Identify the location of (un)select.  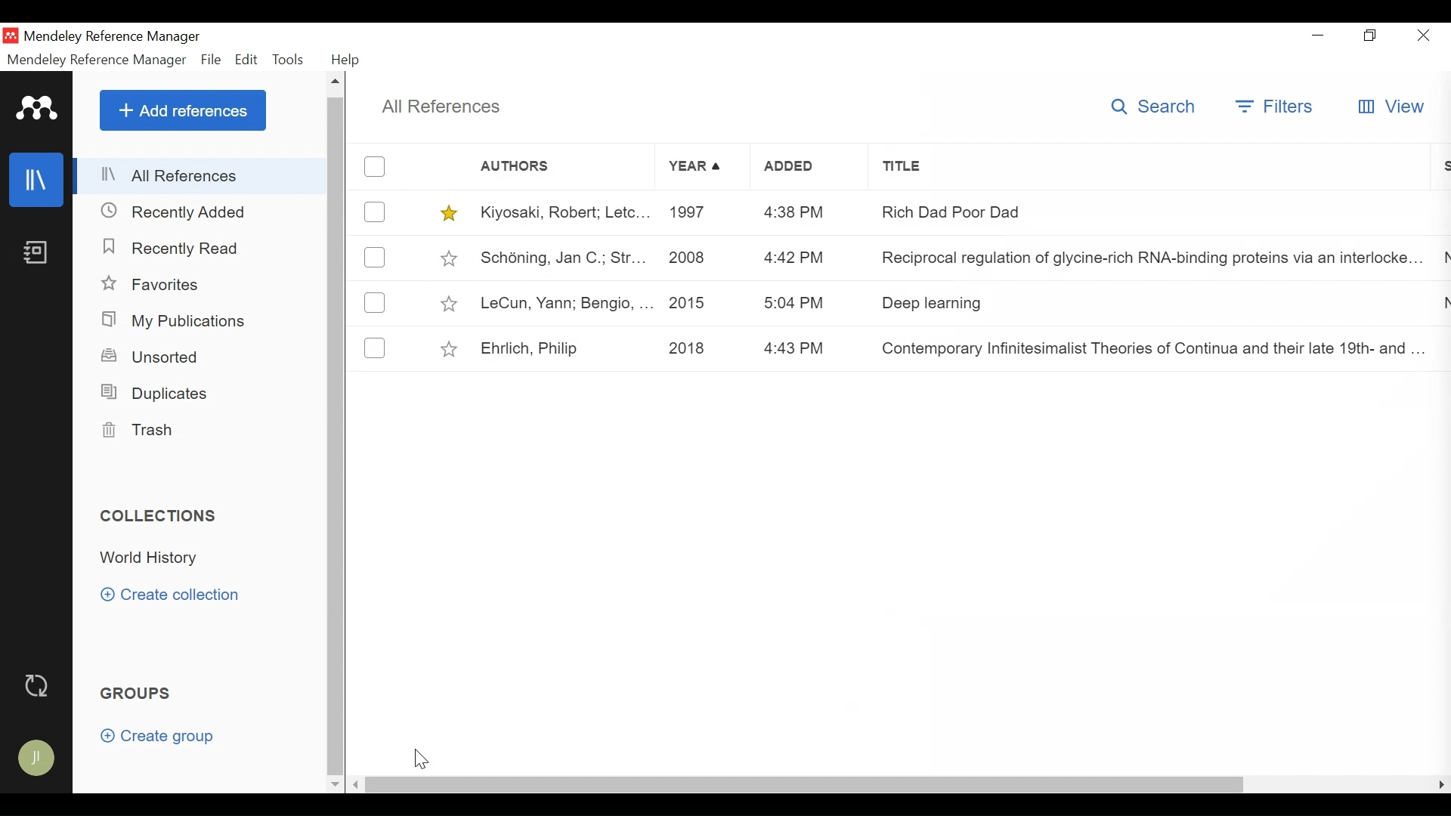
(377, 166).